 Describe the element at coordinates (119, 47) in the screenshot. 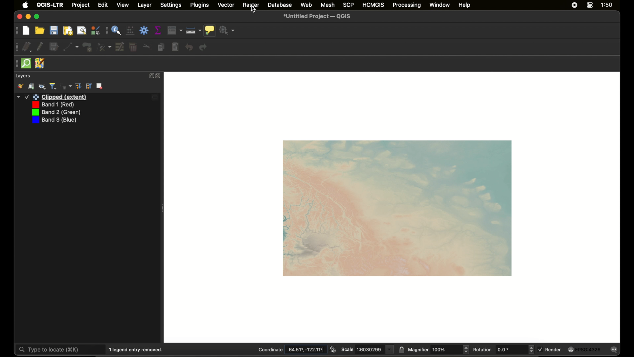

I see `modify attributes` at that location.